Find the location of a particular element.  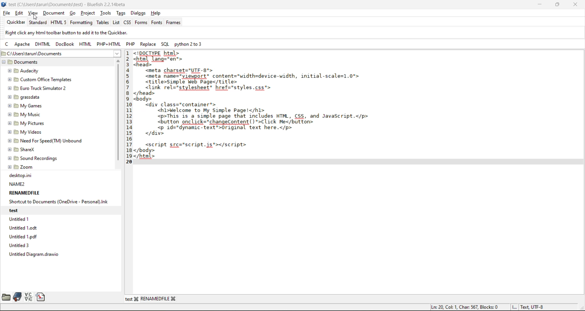

formatting is located at coordinates (80, 23).